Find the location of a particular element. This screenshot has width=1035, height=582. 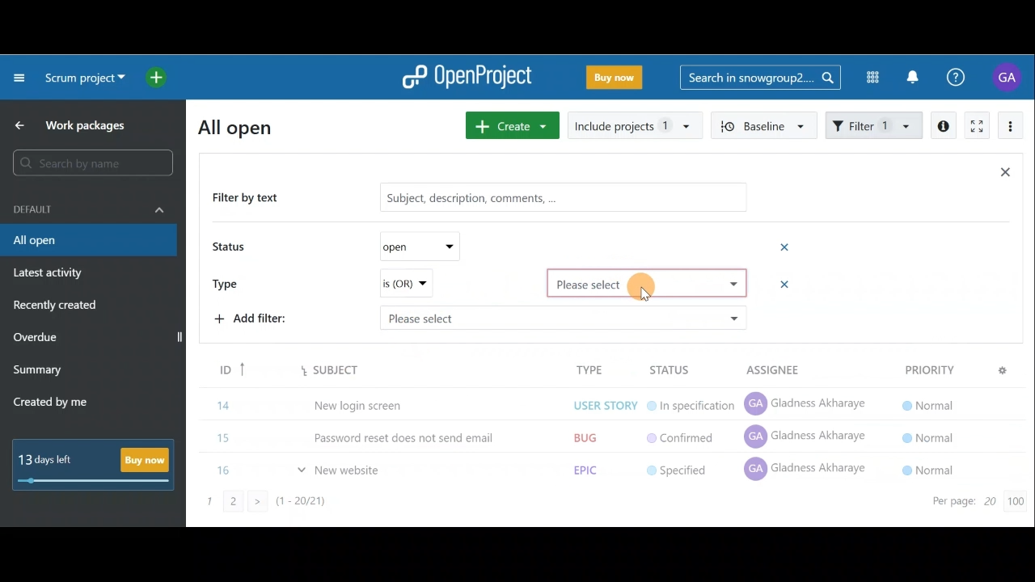

Page count is located at coordinates (974, 503).